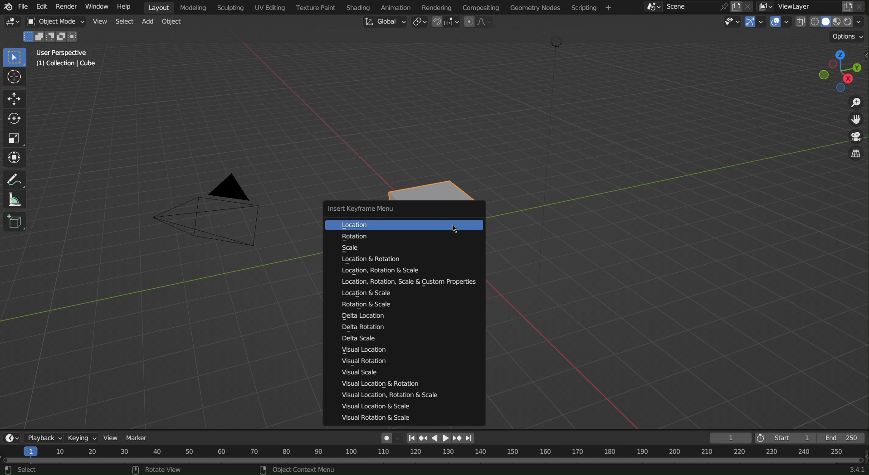  Describe the element at coordinates (45, 436) in the screenshot. I see `Playback` at that location.